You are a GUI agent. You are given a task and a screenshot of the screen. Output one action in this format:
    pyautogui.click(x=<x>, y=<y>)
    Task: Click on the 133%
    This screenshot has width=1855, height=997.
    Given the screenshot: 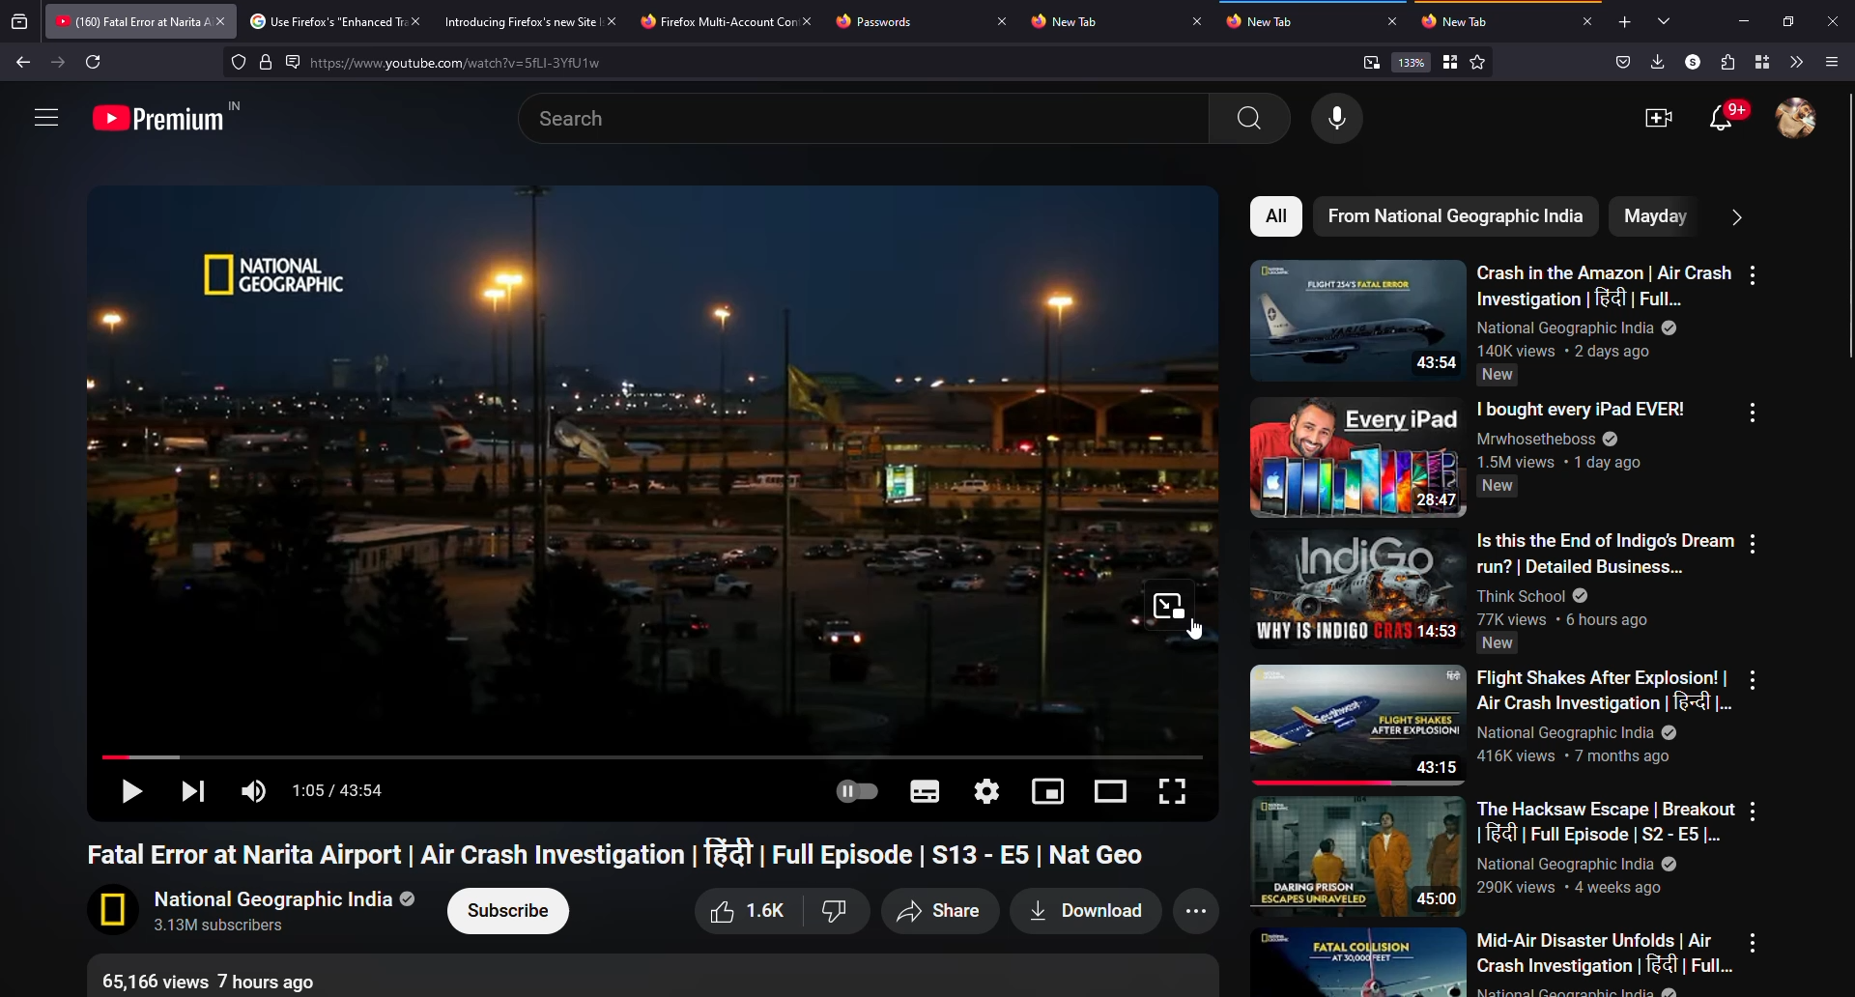 What is the action you would take?
    pyautogui.click(x=1412, y=62)
    